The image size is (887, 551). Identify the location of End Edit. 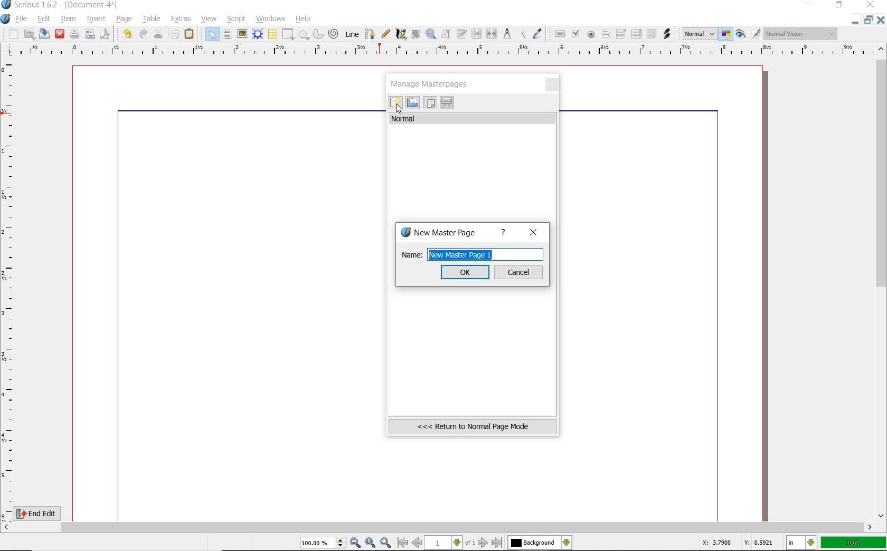
(45, 513).